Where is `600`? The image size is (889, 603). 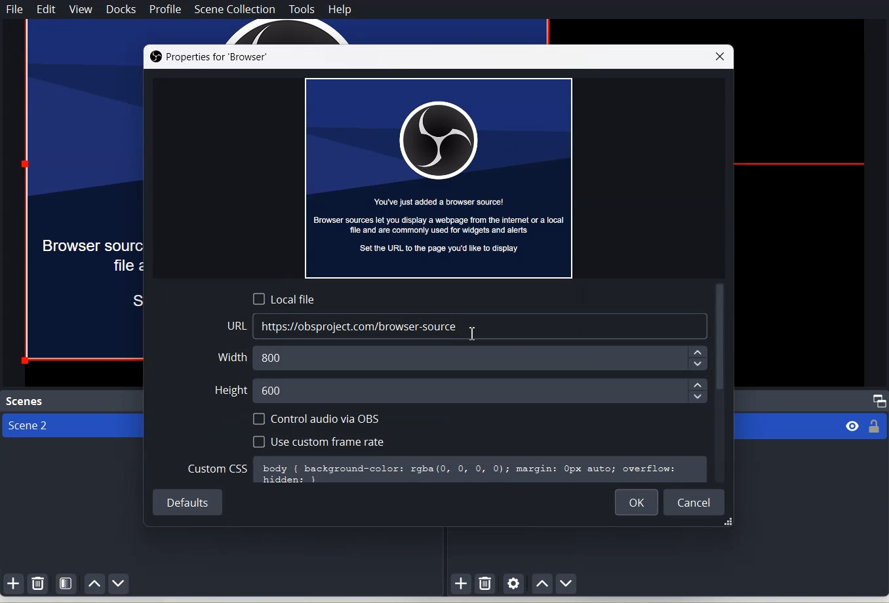 600 is located at coordinates (479, 392).